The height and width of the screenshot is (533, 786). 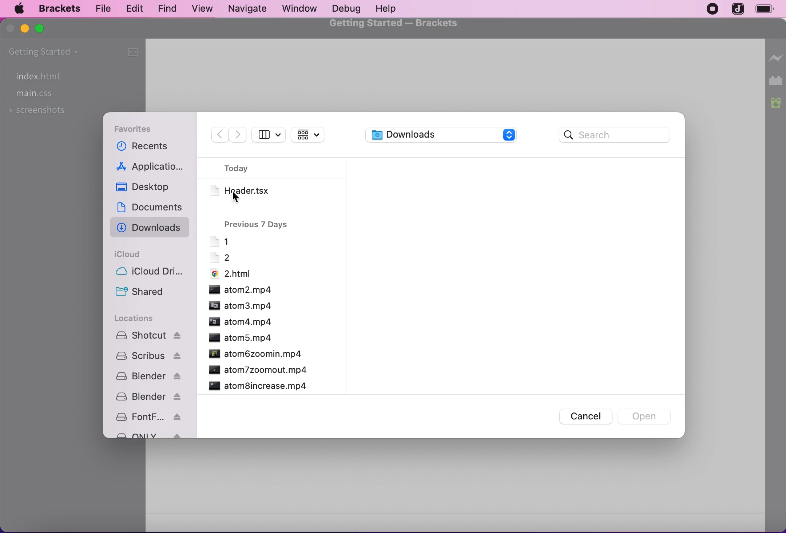 What do you see at coordinates (258, 386) in the screenshot?
I see `atom8increase.mp4` at bounding box center [258, 386].